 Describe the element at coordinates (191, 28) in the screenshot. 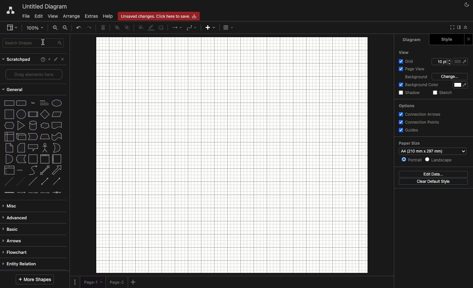

I see `Waypoints` at that location.